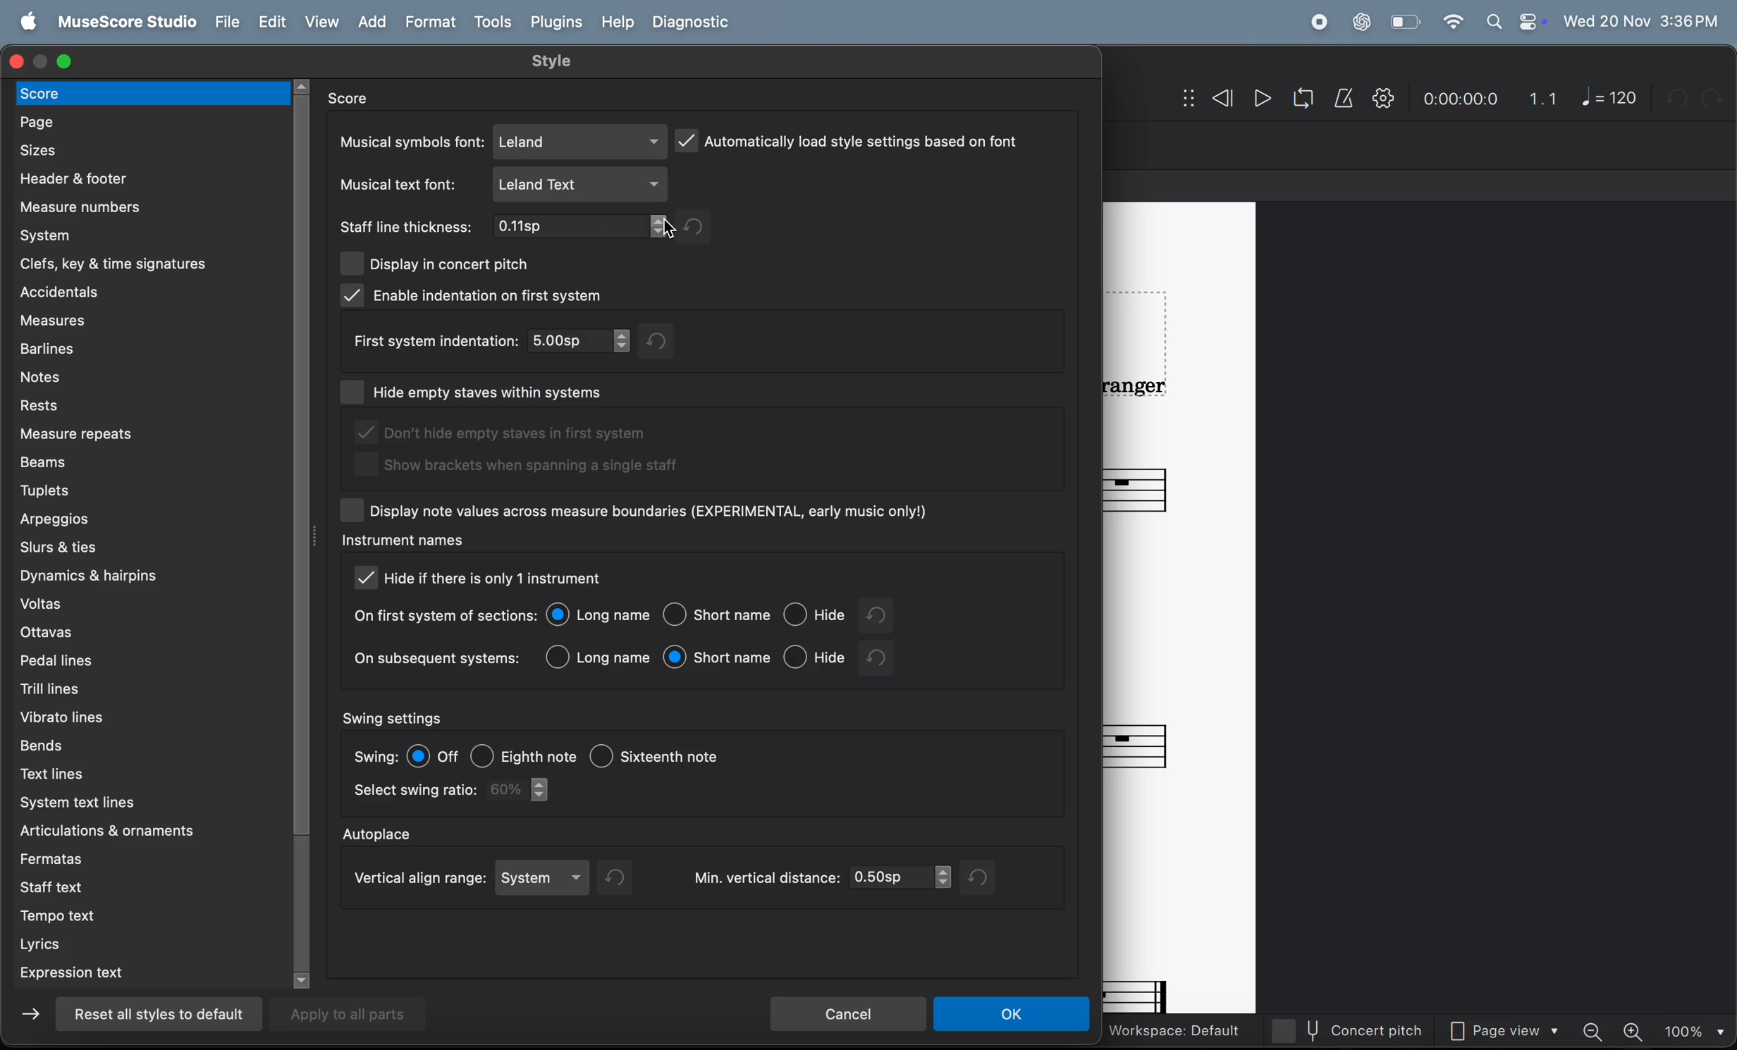 The width and height of the screenshot is (1737, 1050). Describe the element at coordinates (146, 605) in the screenshot. I see `voltas` at that location.